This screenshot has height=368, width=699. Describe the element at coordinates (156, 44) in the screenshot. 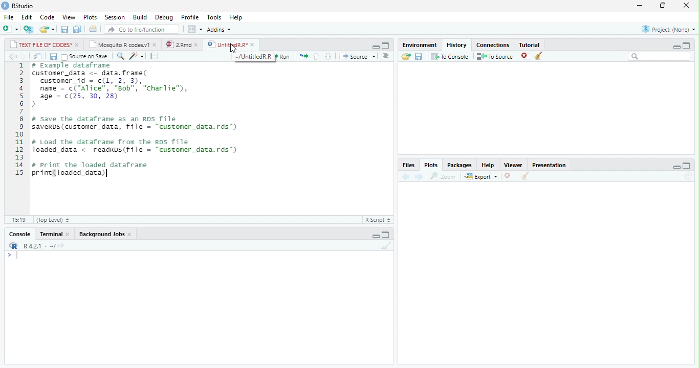

I see `close` at that location.